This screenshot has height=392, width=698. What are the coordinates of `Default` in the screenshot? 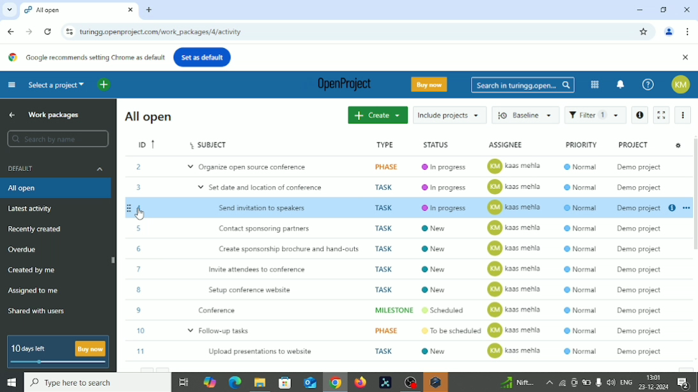 It's located at (58, 168).